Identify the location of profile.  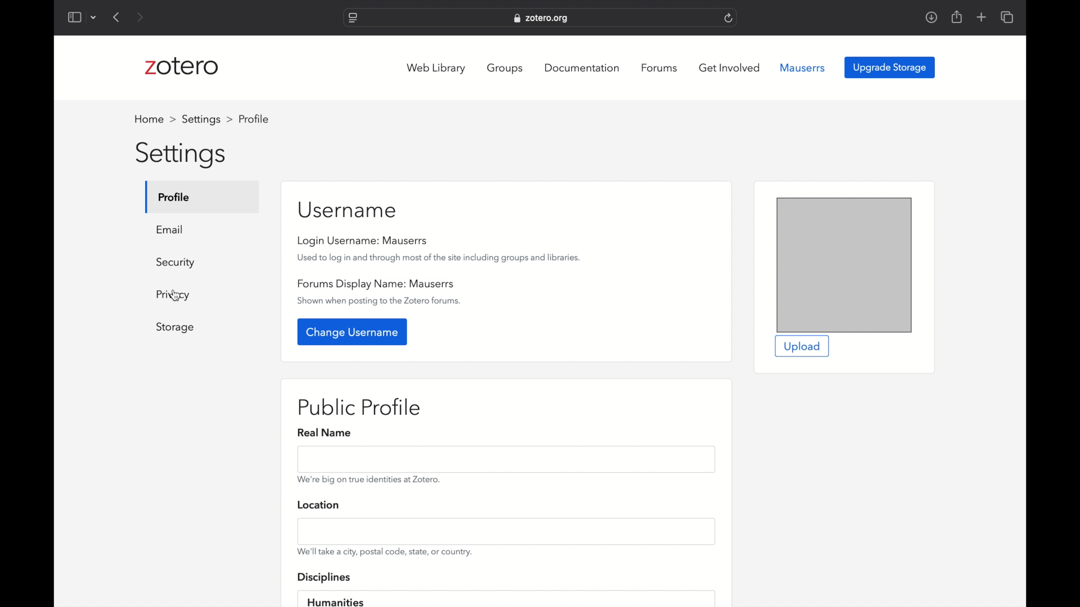
(174, 197).